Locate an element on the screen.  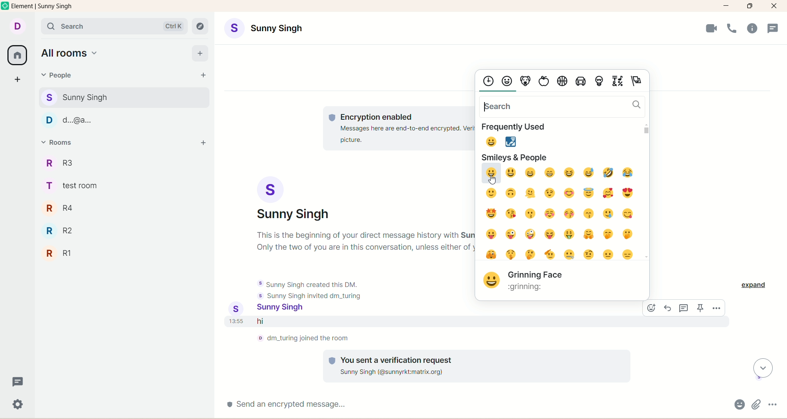
Element logo is located at coordinates (5, 5).